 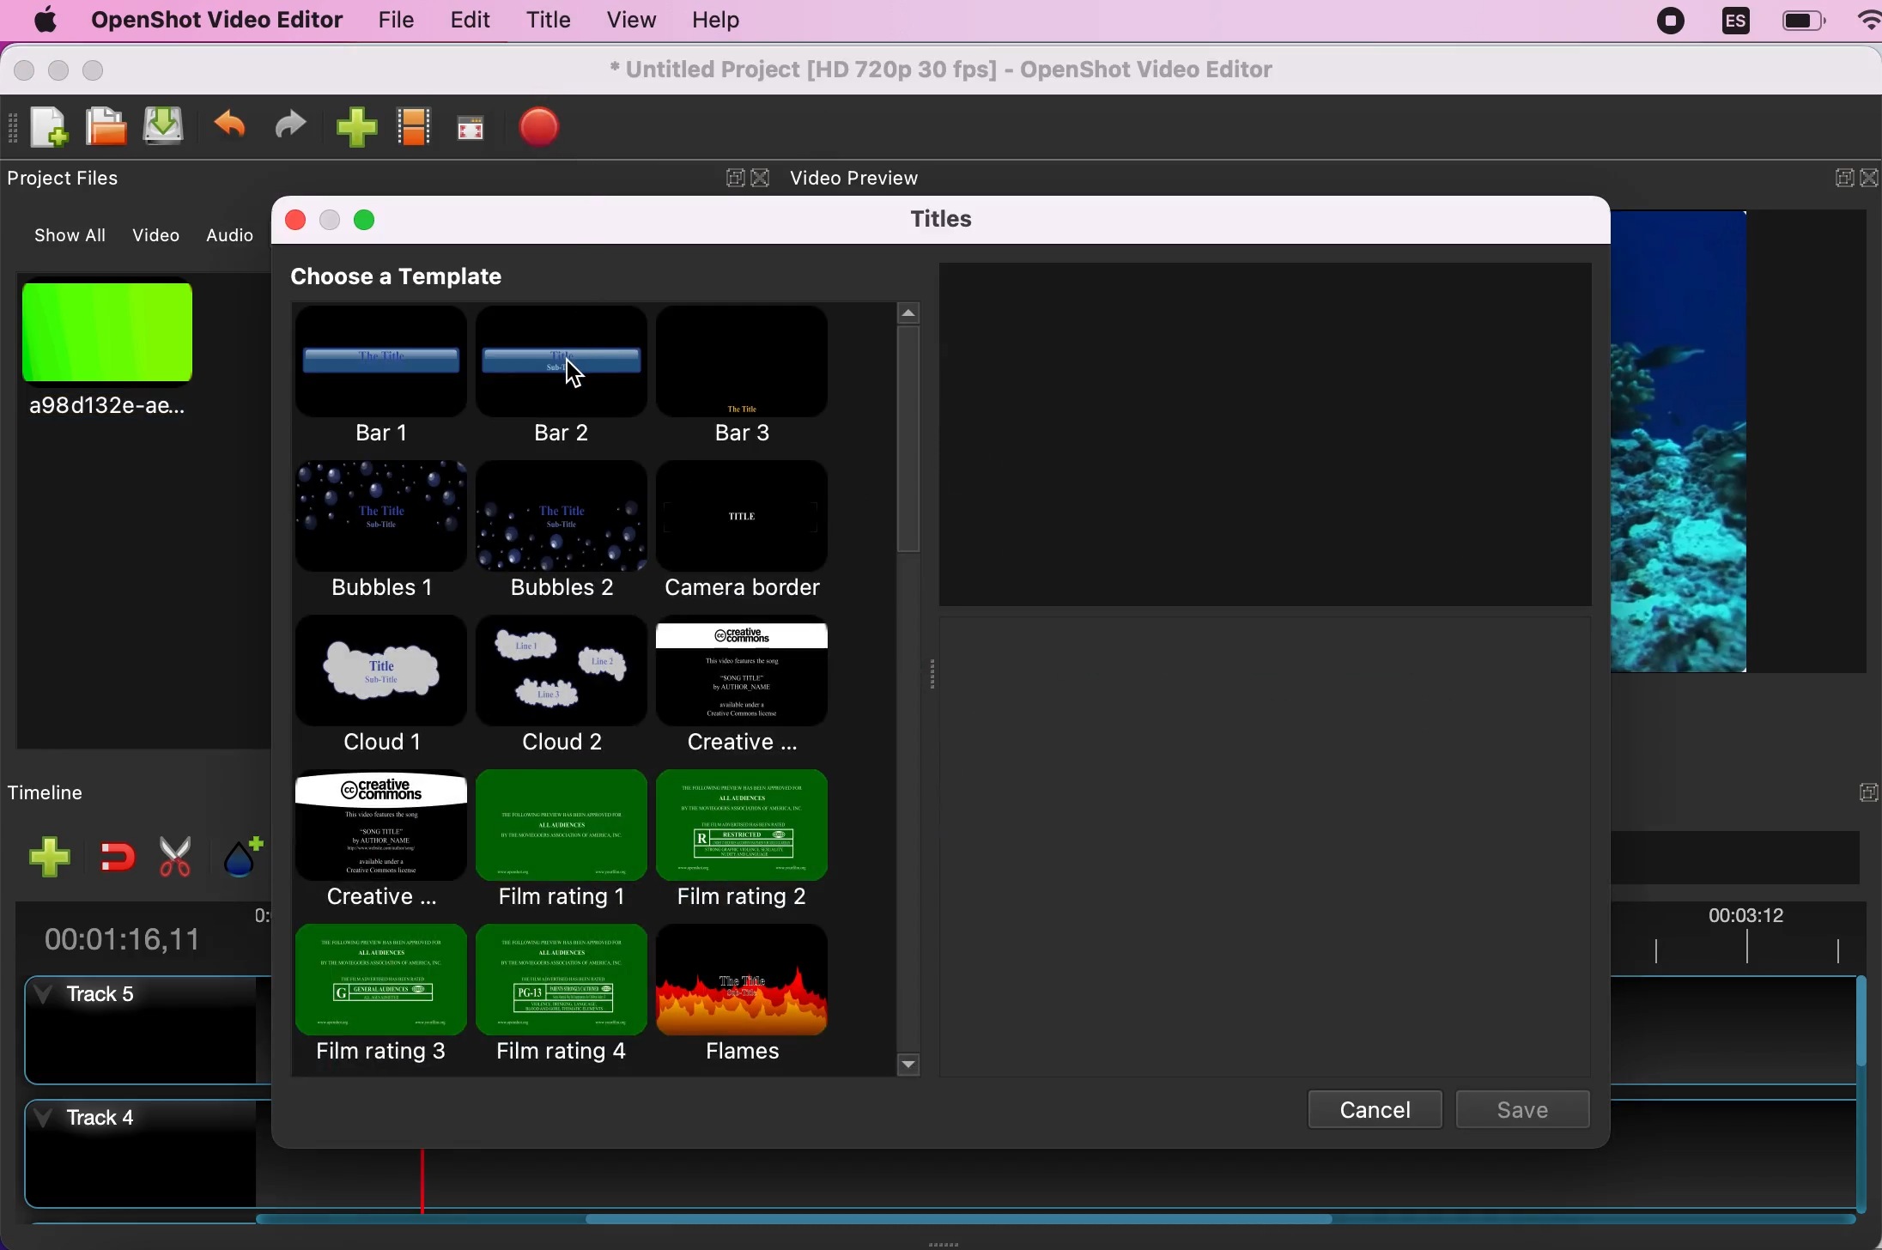 I want to click on project files, so click(x=72, y=179).